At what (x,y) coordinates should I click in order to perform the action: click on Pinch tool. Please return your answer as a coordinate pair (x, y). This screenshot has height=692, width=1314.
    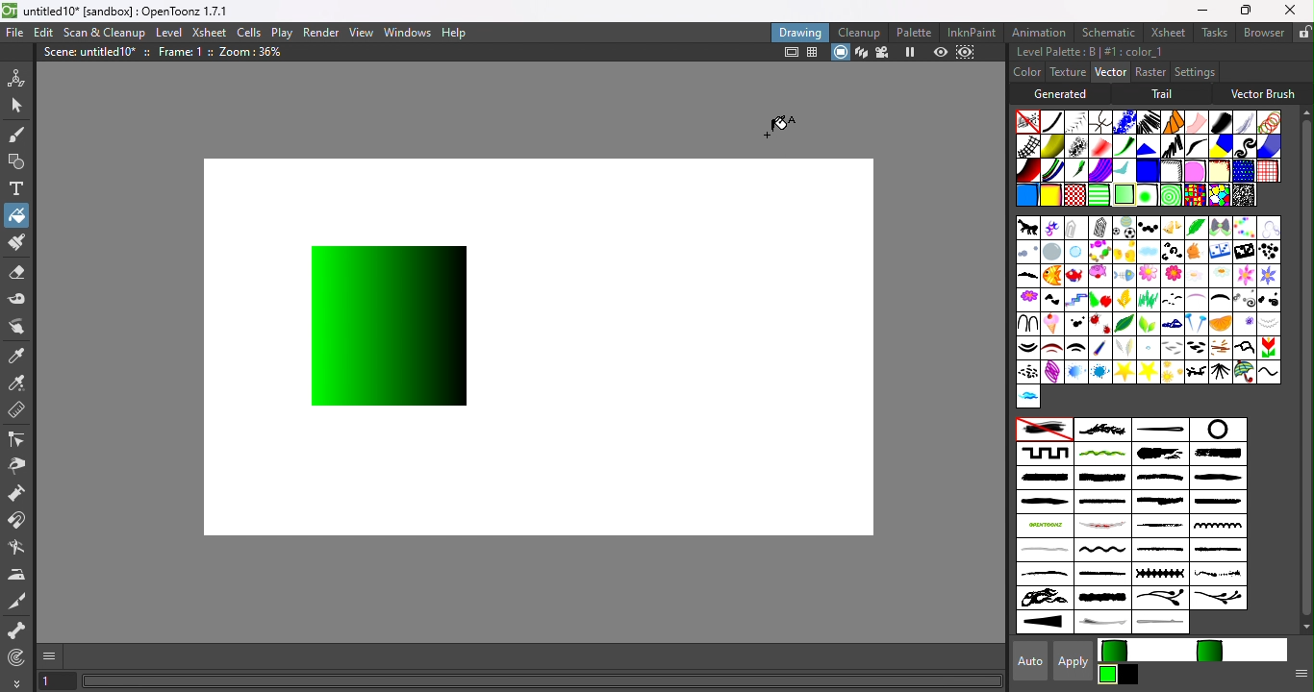
    Looking at the image, I should click on (20, 465).